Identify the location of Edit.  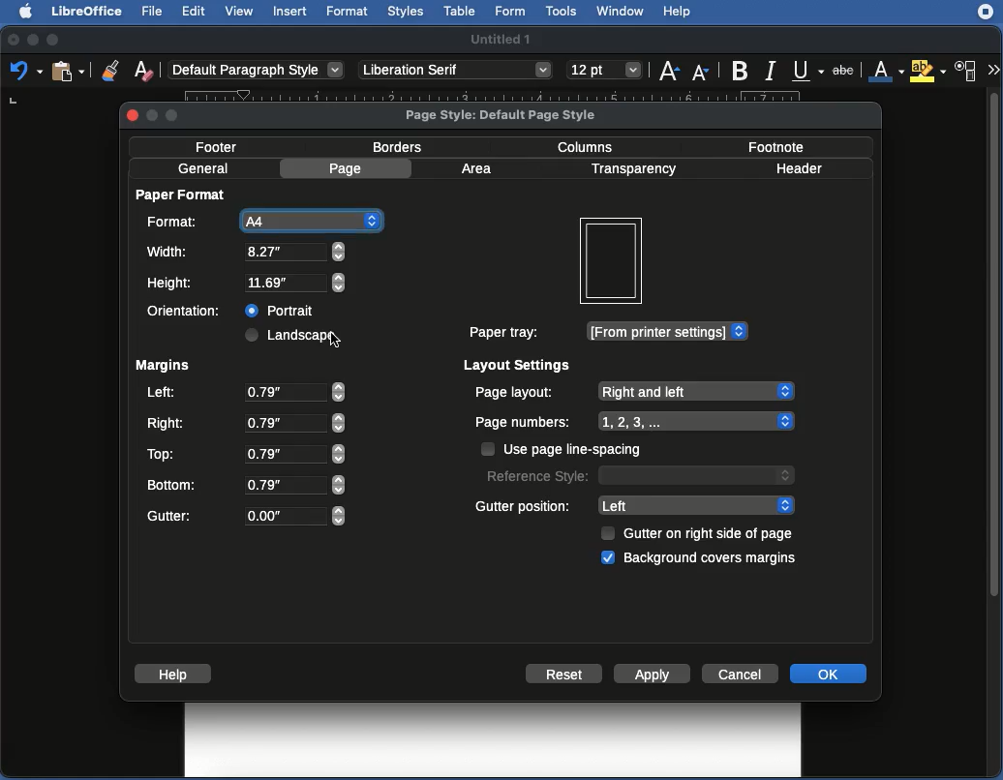
(194, 12).